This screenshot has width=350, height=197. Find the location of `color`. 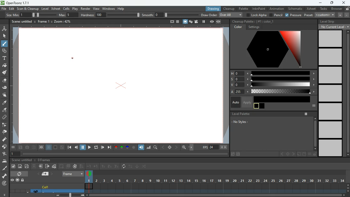

color is located at coordinates (259, 106).